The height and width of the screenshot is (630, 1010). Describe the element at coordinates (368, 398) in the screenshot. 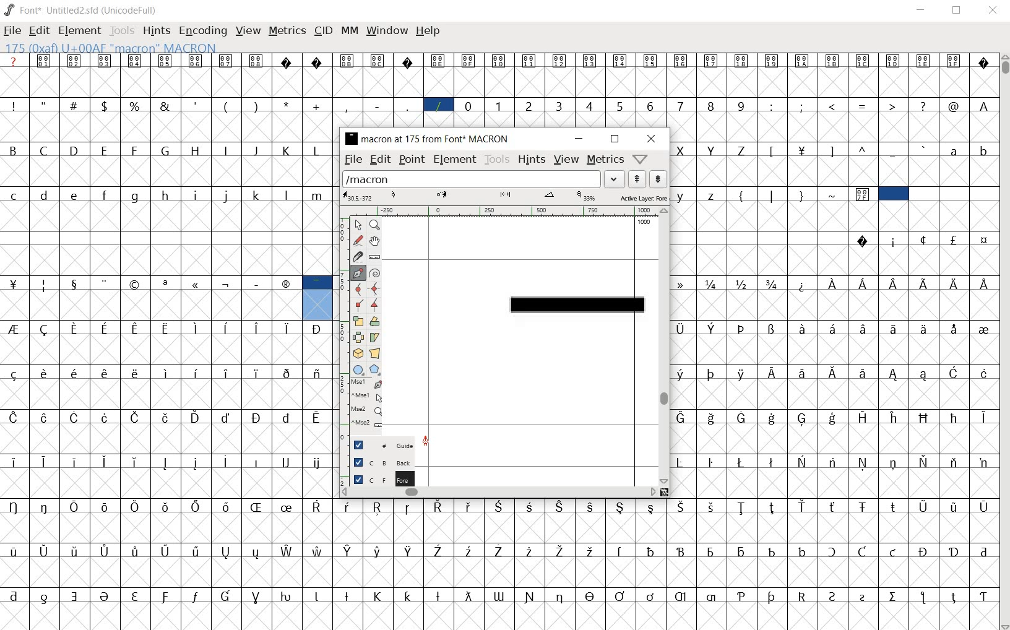

I see `Mouse left button + Ctrl` at that location.